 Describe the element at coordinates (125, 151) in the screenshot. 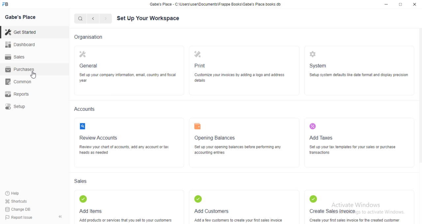

I see `Review your chart of accounts, add any account or tax
heads as needed` at that location.